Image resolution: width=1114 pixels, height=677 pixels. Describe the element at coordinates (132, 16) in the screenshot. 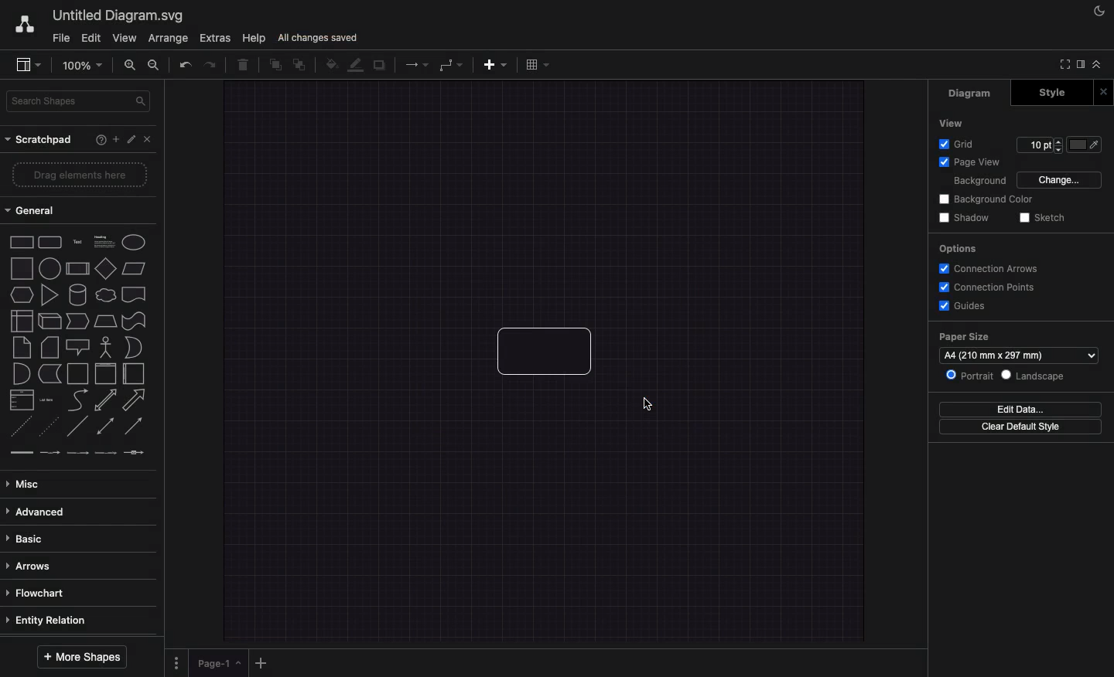

I see `Untitled diagram.draw.io` at that location.